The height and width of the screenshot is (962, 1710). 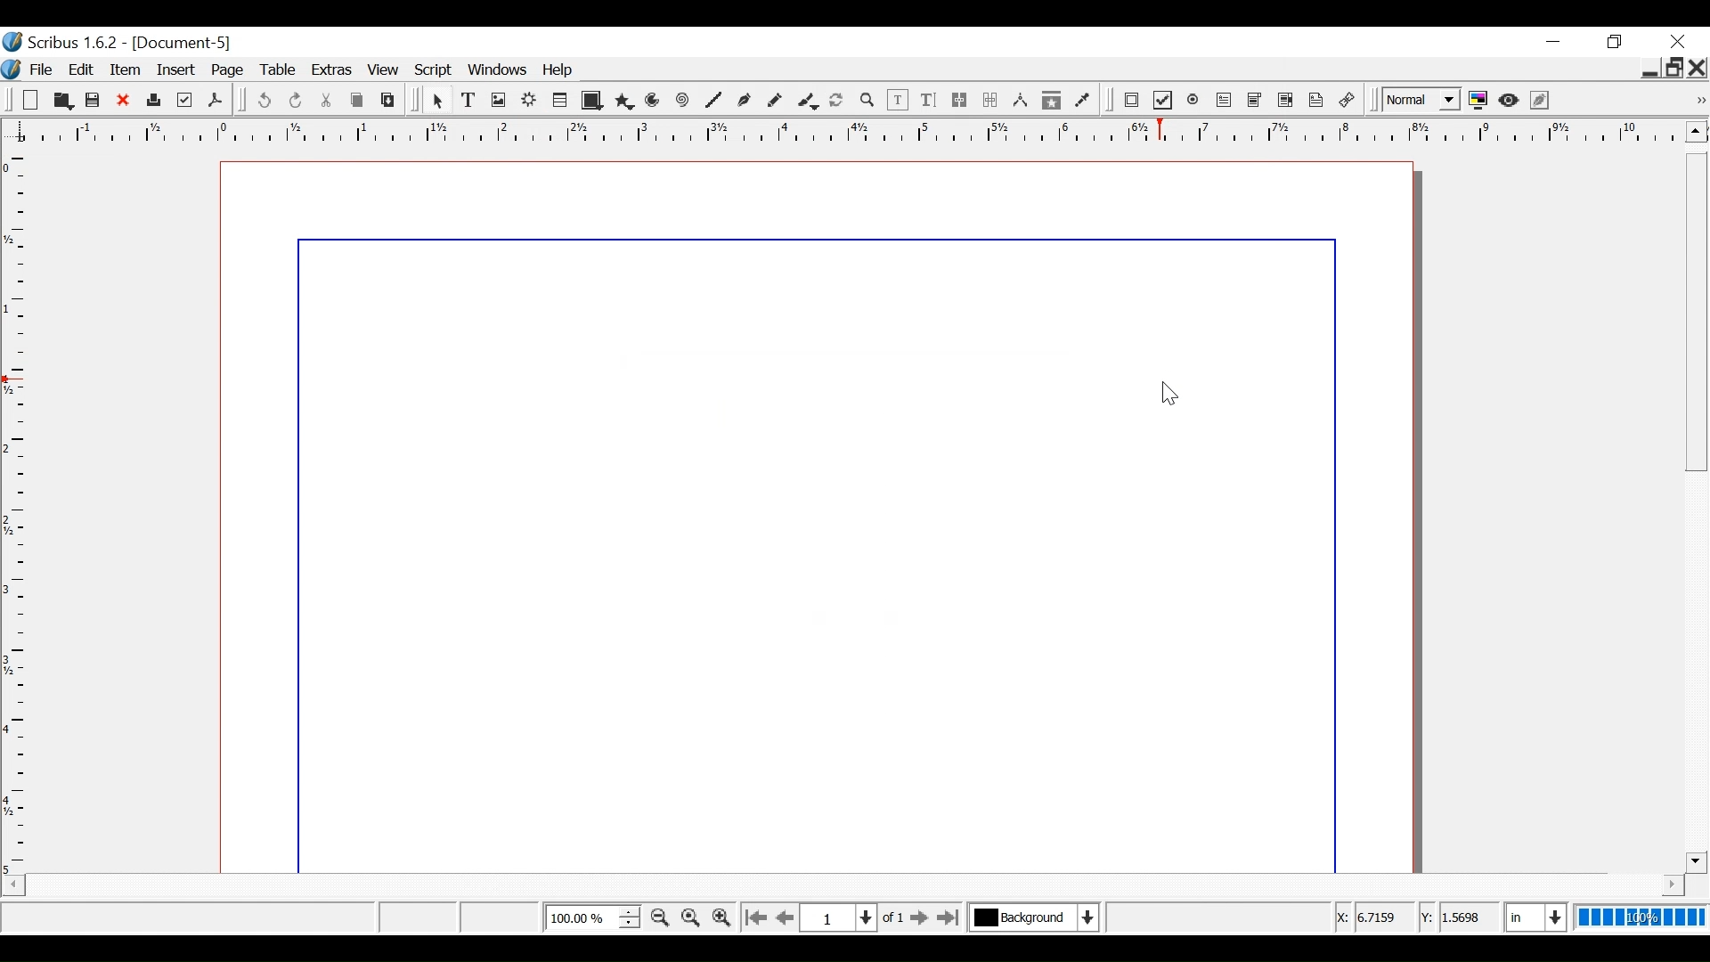 What do you see at coordinates (1478, 101) in the screenshot?
I see `Toggle color` at bounding box center [1478, 101].